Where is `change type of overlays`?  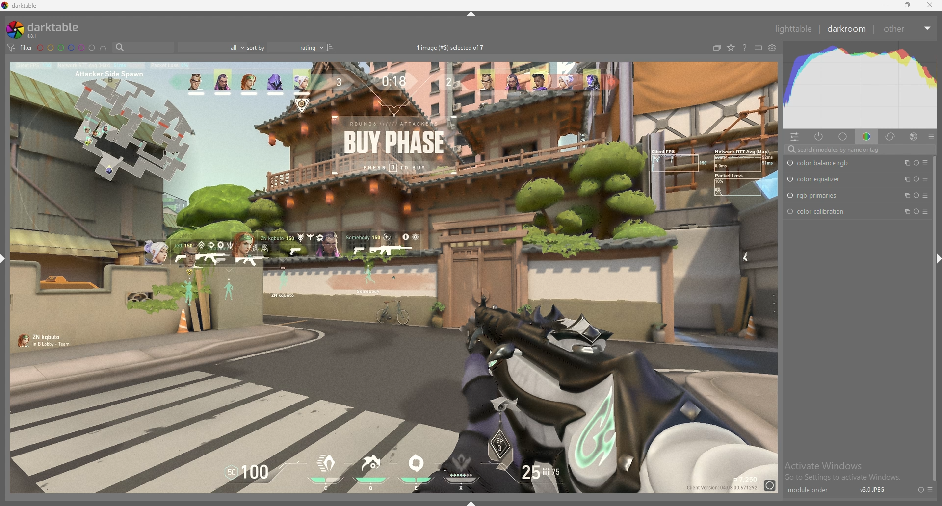
change type of overlays is located at coordinates (731, 48).